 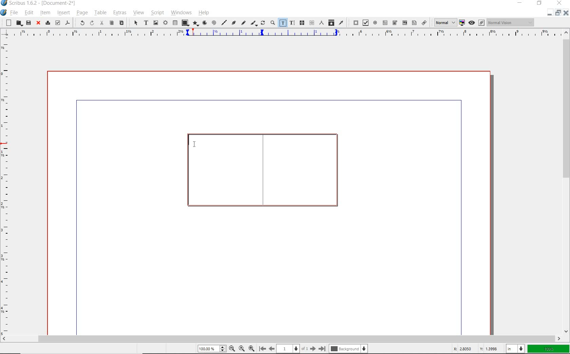 What do you see at coordinates (204, 23) in the screenshot?
I see `arc` at bounding box center [204, 23].